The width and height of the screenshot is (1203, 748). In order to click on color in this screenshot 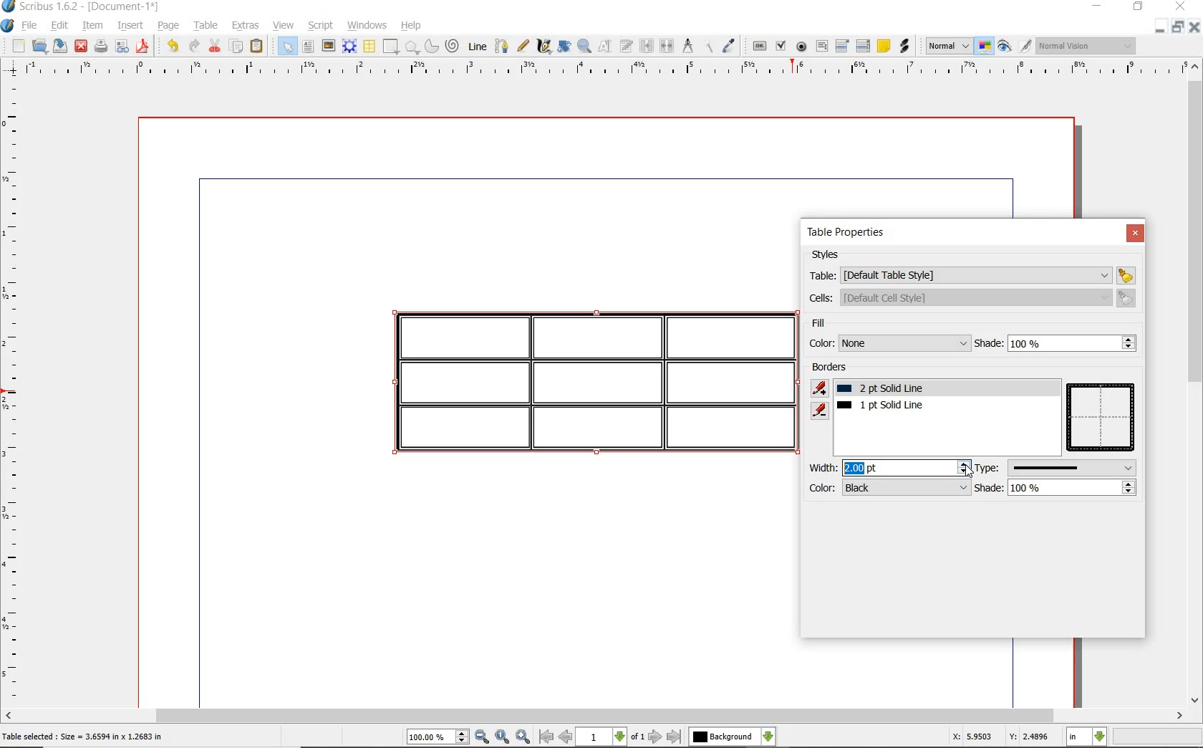, I will do `click(889, 486)`.